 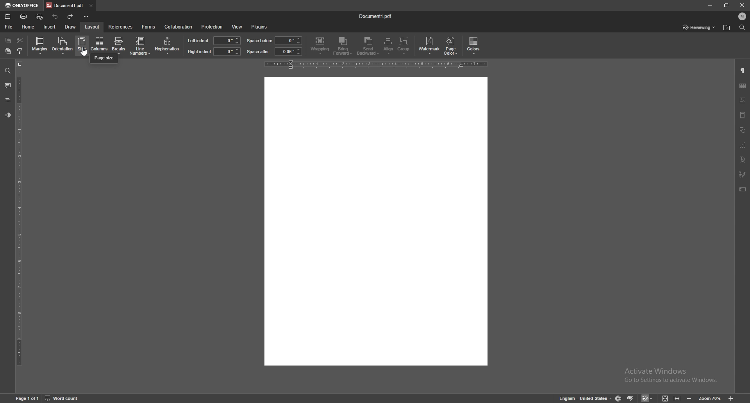 I want to click on horizontal scale, so click(x=377, y=64).